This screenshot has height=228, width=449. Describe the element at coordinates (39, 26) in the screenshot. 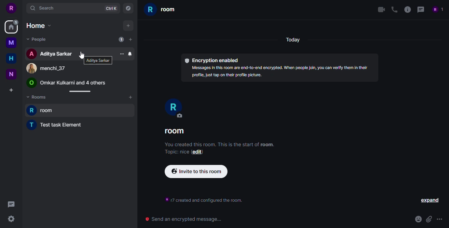

I see `home` at that location.